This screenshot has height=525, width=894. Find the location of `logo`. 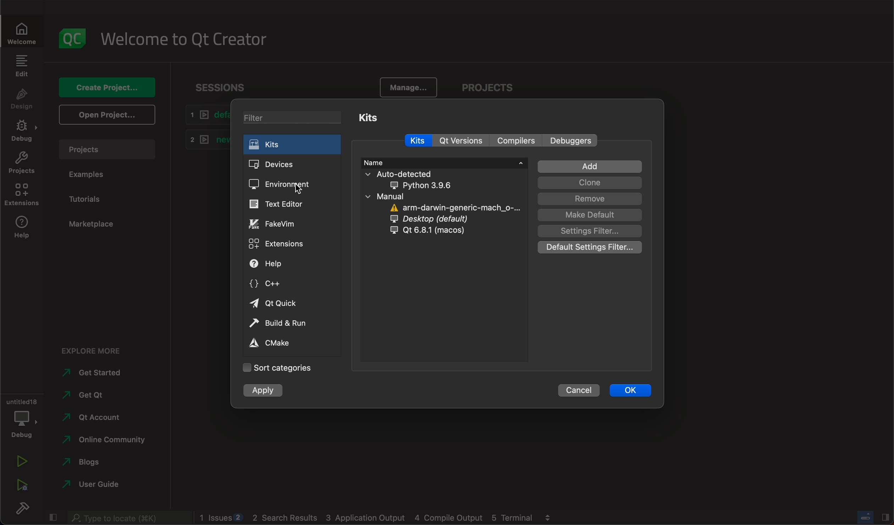

logo is located at coordinates (70, 37).